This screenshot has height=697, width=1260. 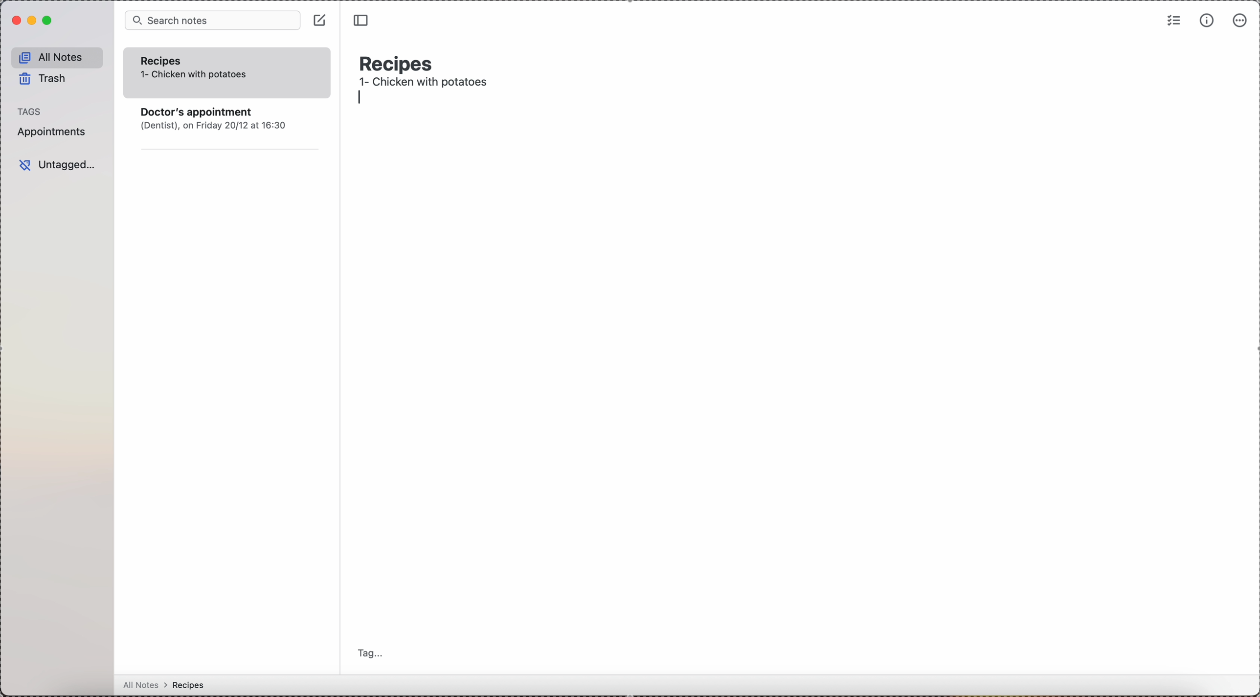 What do you see at coordinates (54, 134) in the screenshot?
I see `appointments tag` at bounding box center [54, 134].